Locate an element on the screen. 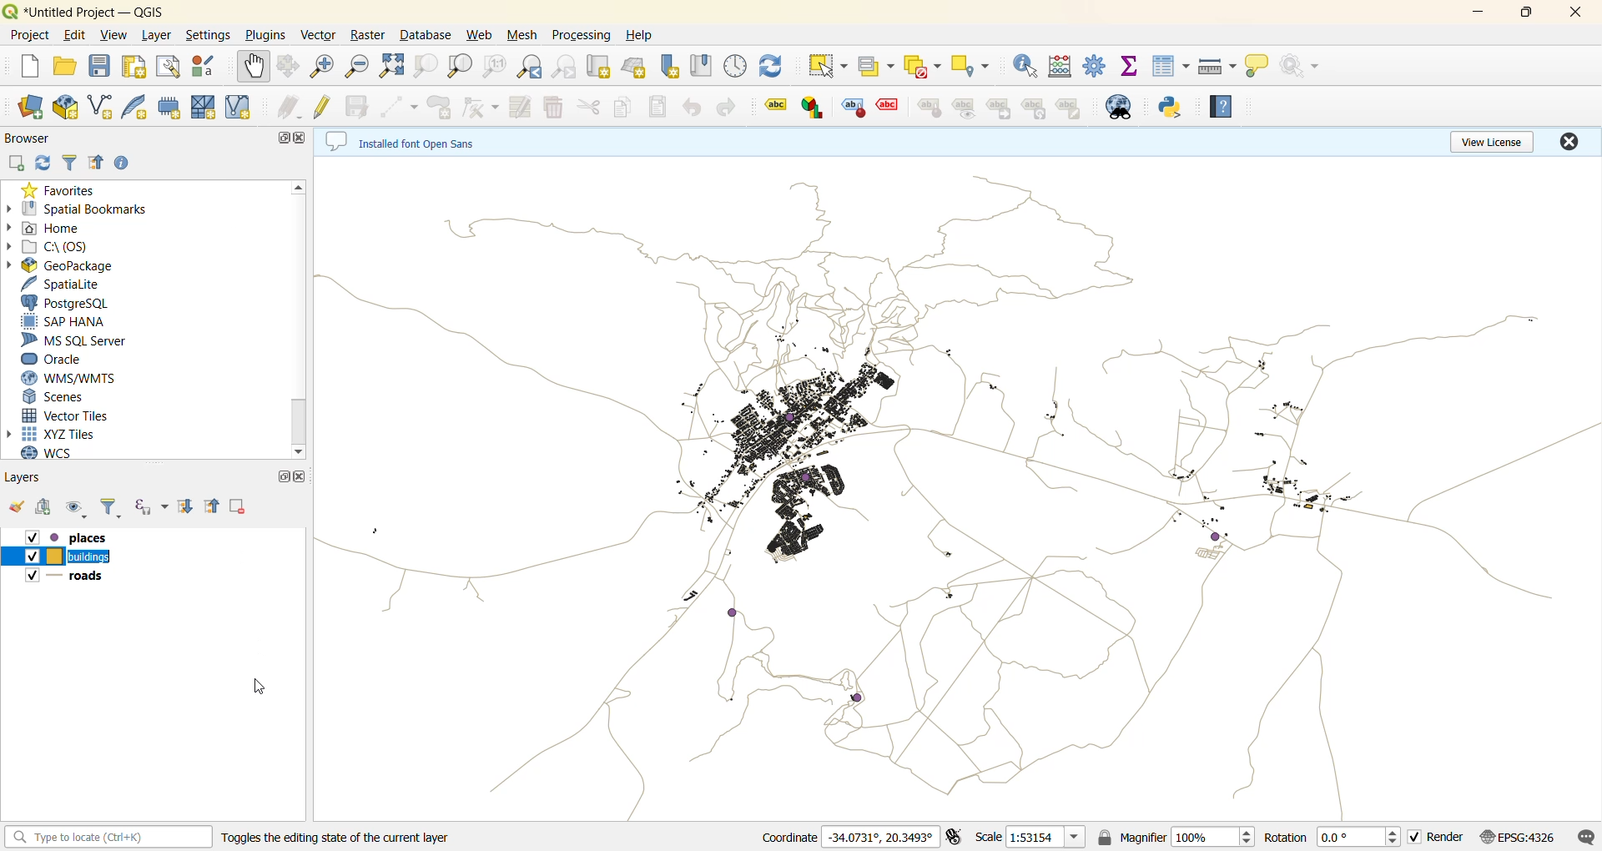  zoom layer is located at coordinates (458, 66).